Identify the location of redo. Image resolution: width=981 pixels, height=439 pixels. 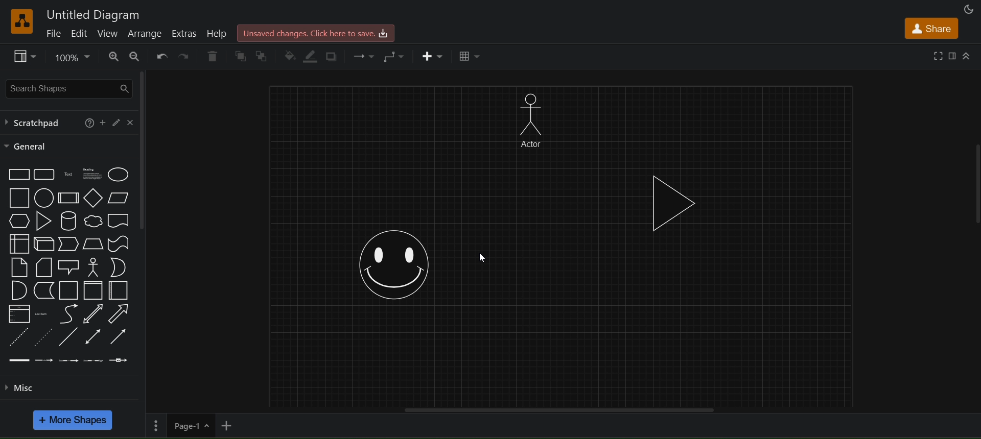
(186, 55).